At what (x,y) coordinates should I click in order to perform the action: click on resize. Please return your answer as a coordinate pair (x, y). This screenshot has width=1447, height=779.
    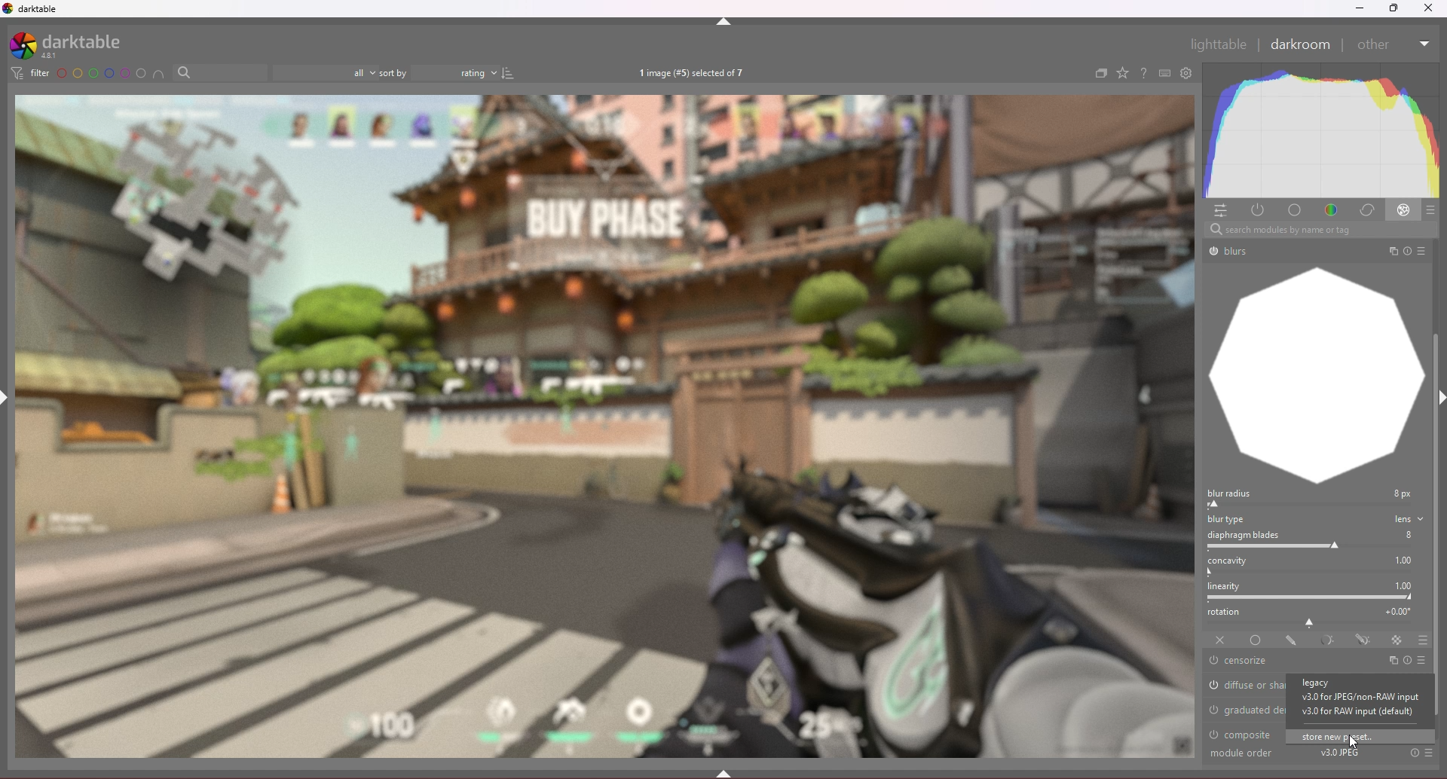
    Looking at the image, I should click on (1393, 8).